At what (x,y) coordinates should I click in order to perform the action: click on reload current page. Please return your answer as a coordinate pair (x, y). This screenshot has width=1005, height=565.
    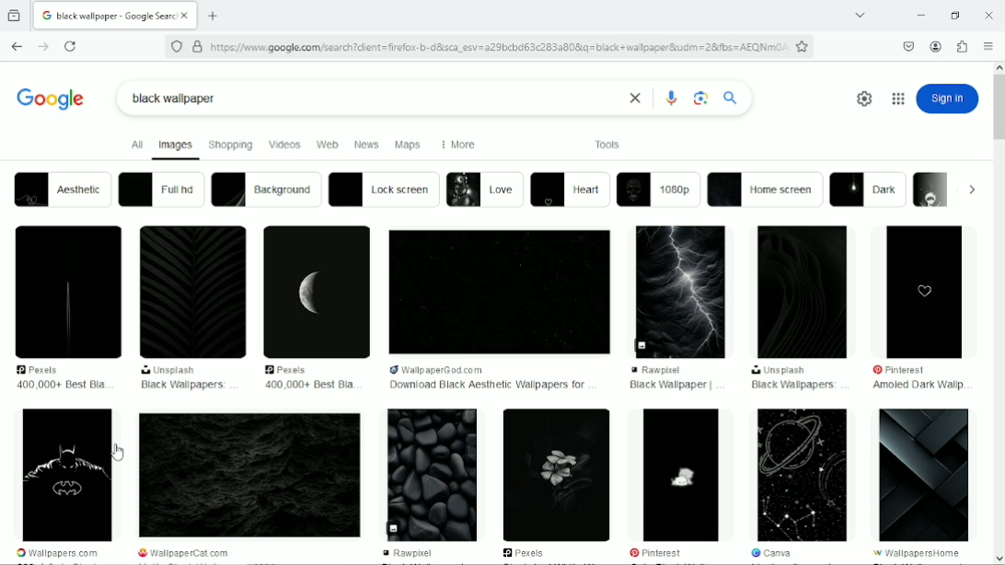
    Looking at the image, I should click on (70, 47).